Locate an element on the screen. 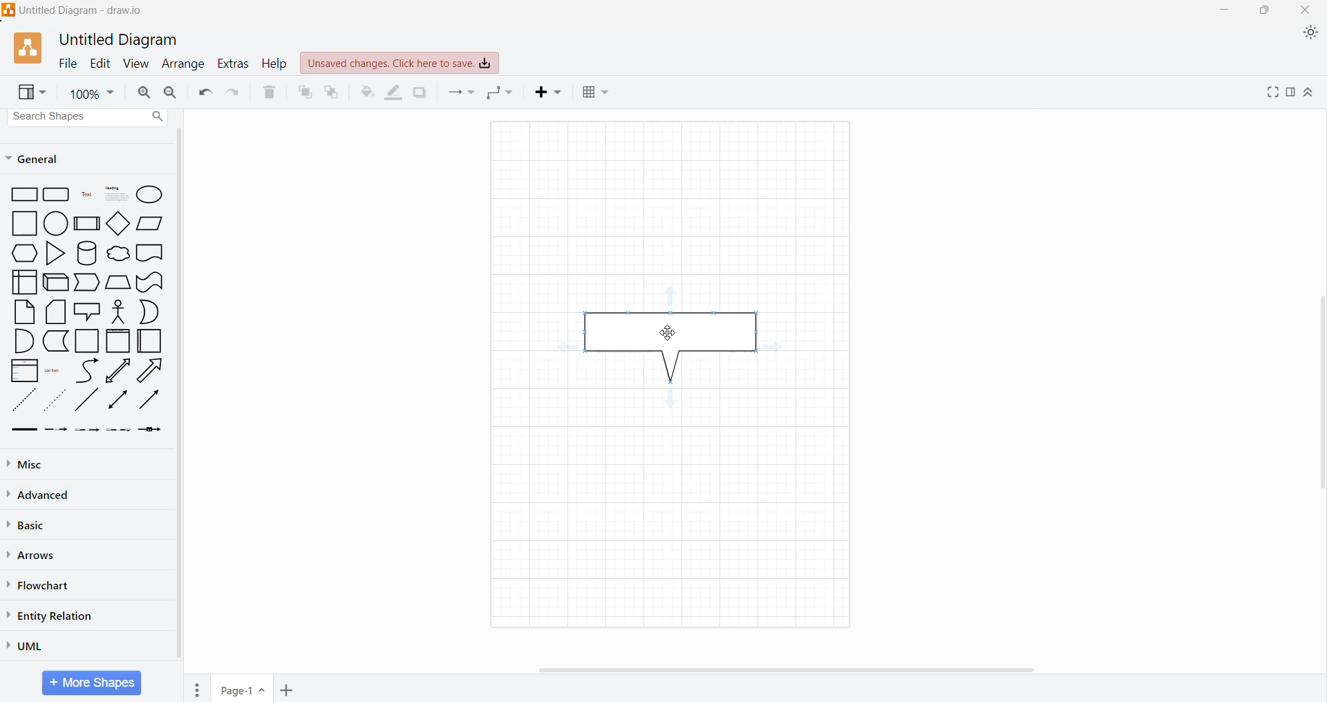 Image resolution: width=1327 pixels, height=702 pixels. Vertical Scroll Bar is located at coordinates (1318, 396).